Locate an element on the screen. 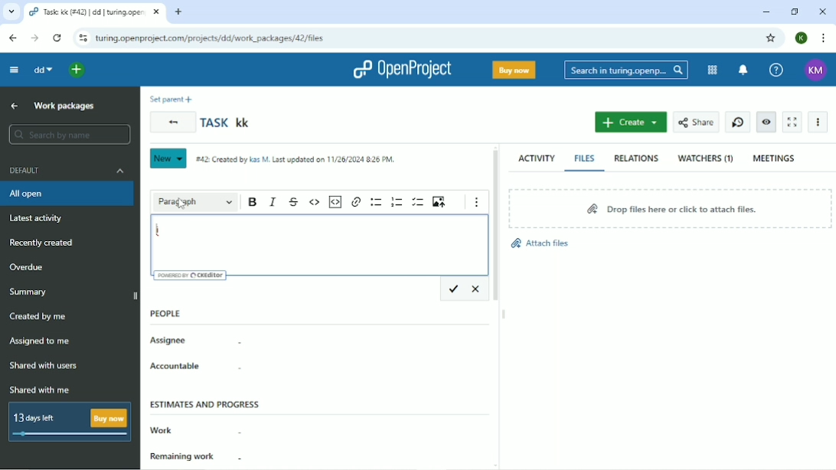  Buy now is located at coordinates (514, 69).